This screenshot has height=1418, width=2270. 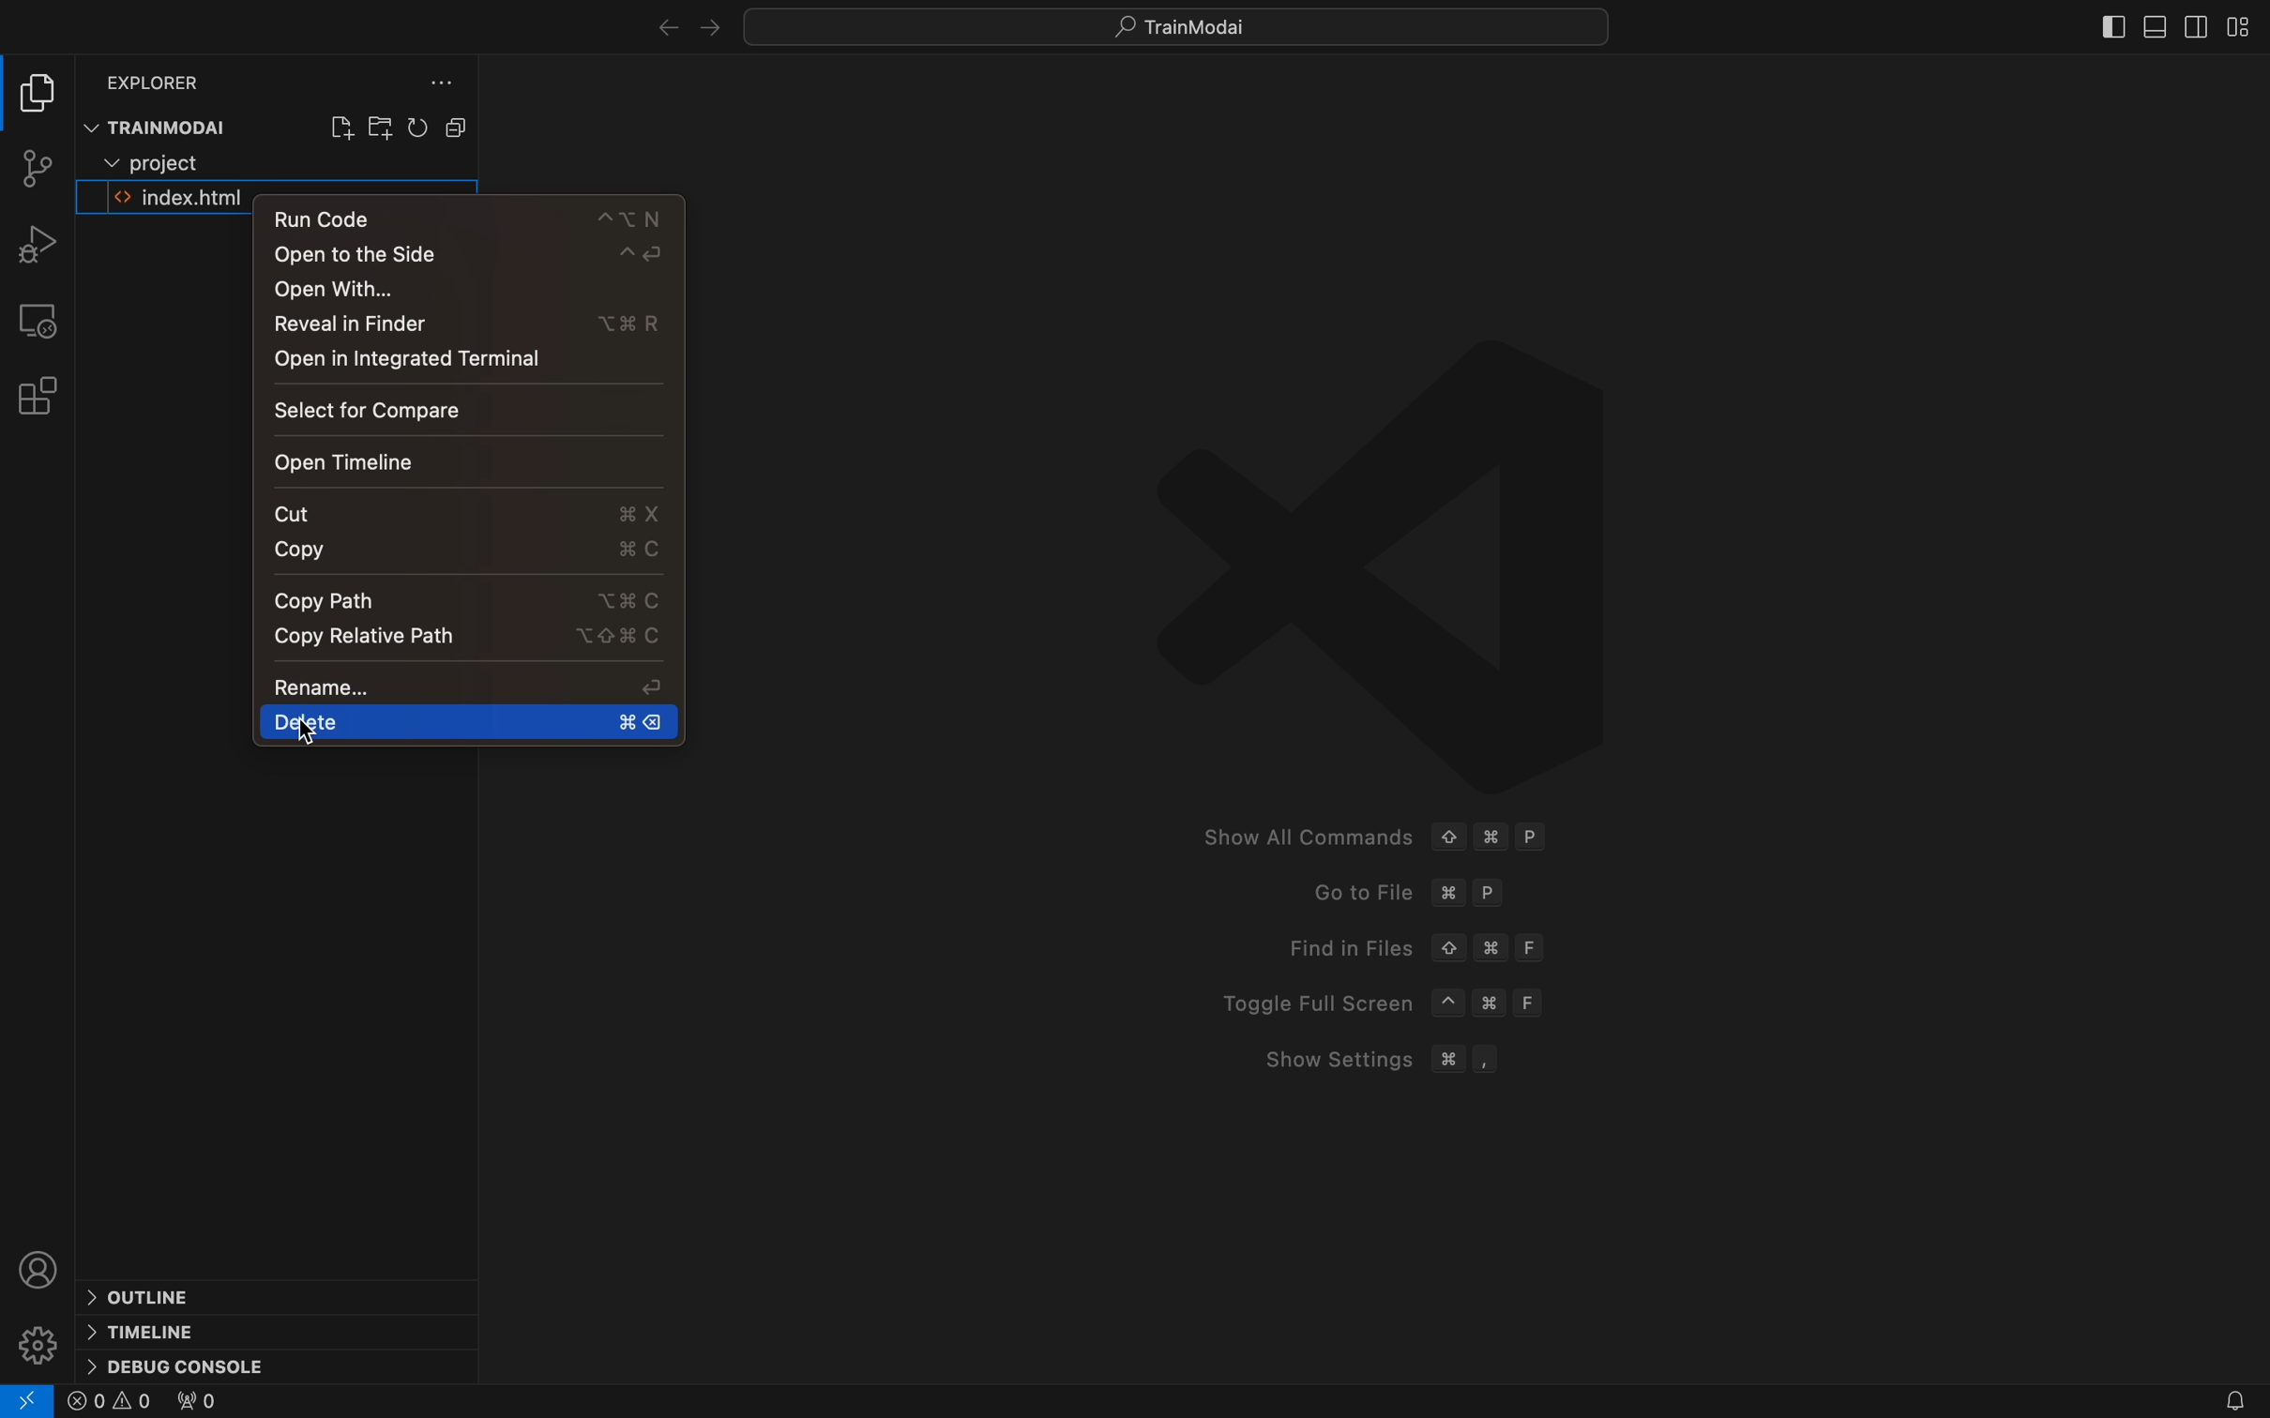 What do you see at coordinates (1396, 1061) in the screenshot?
I see `Show settings` at bounding box center [1396, 1061].